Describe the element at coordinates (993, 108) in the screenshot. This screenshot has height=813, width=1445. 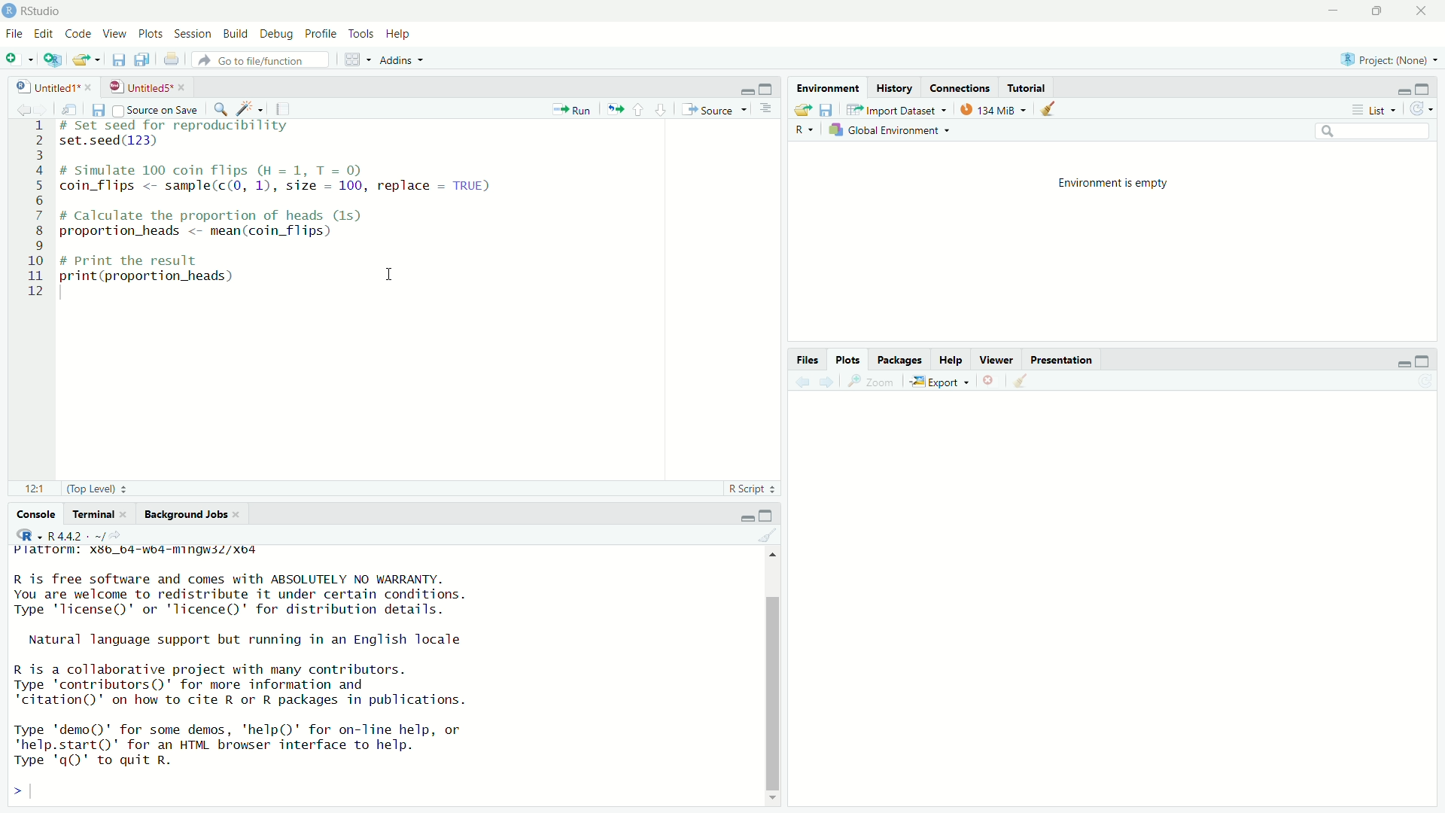
I see `134 MiB` at that location.